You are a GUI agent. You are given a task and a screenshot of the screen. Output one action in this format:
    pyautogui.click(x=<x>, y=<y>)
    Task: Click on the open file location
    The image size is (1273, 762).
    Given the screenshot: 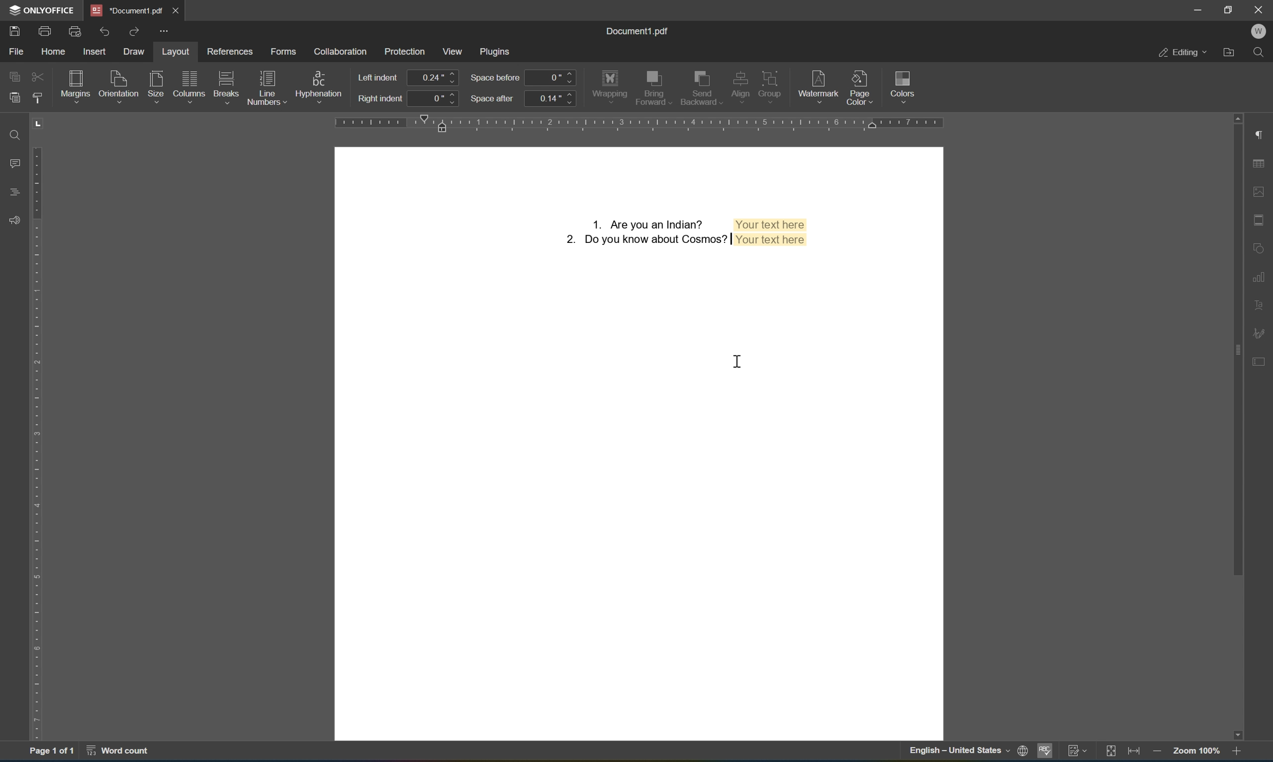 What is the action you would take?
    pyautogui.click(x=1230, y=52)
    